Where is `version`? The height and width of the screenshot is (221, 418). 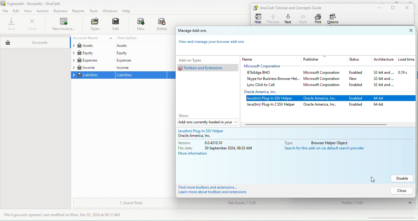 version is located at coordinates (206, 143).